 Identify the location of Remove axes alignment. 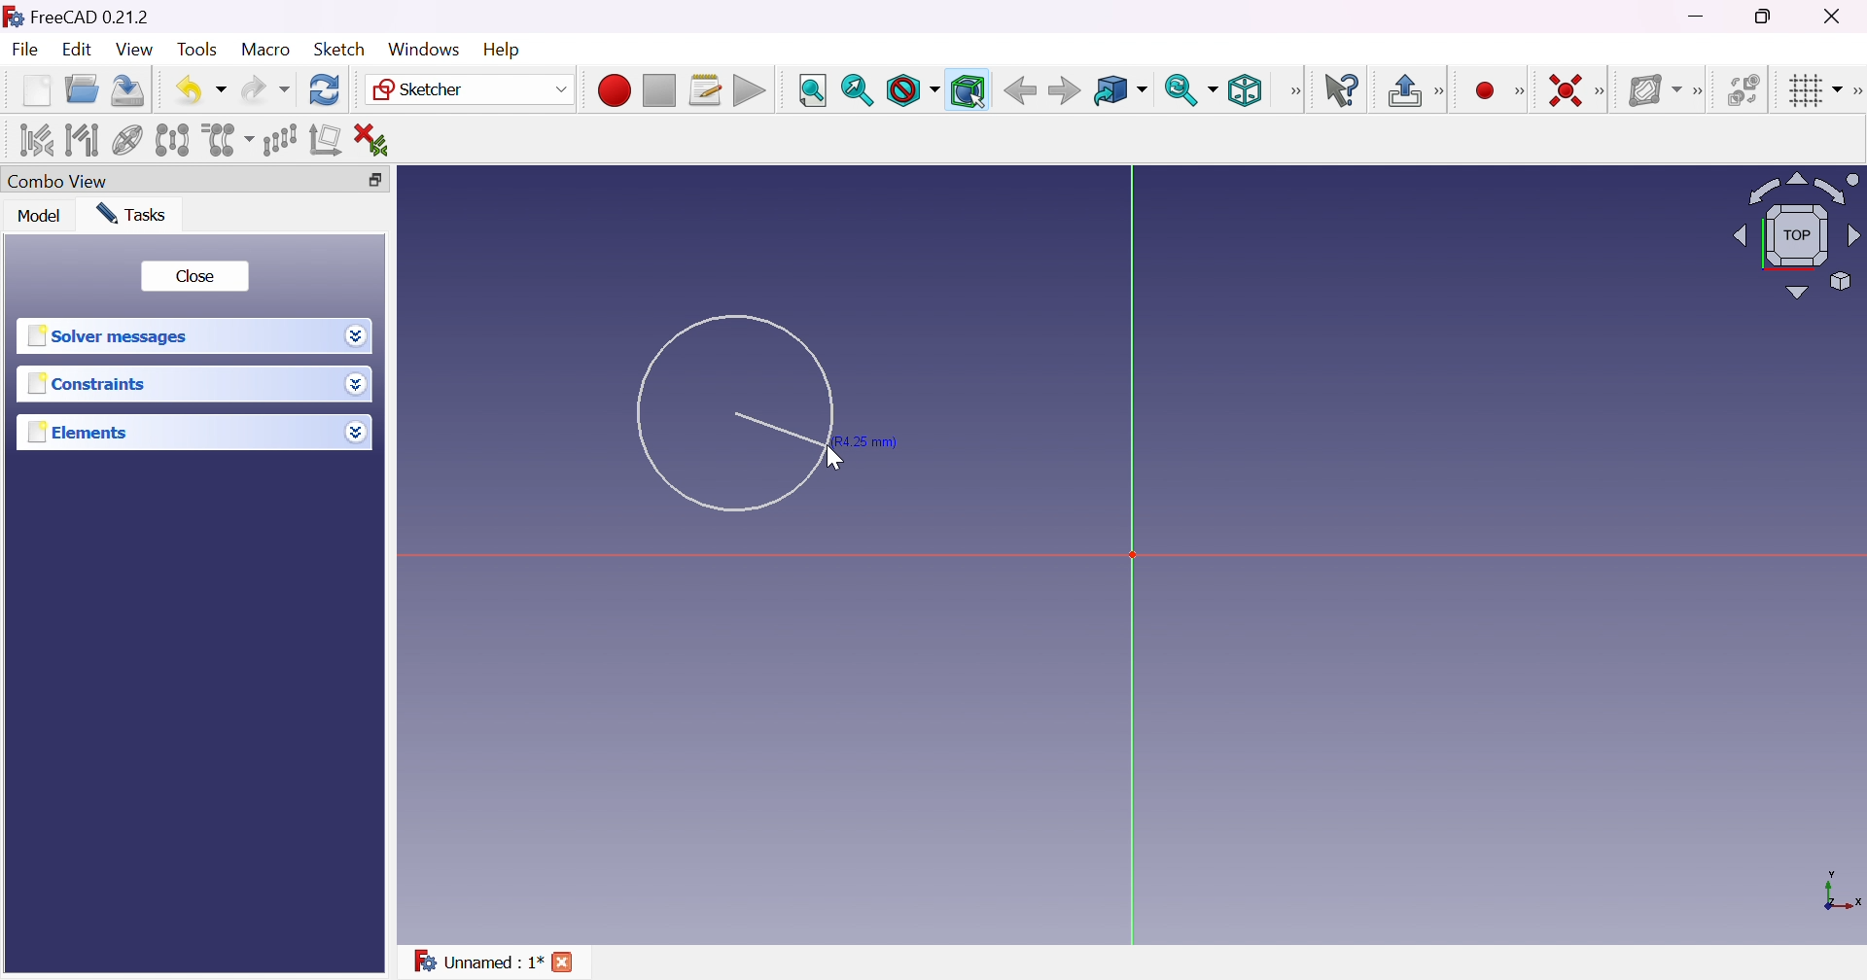
(327, 139).